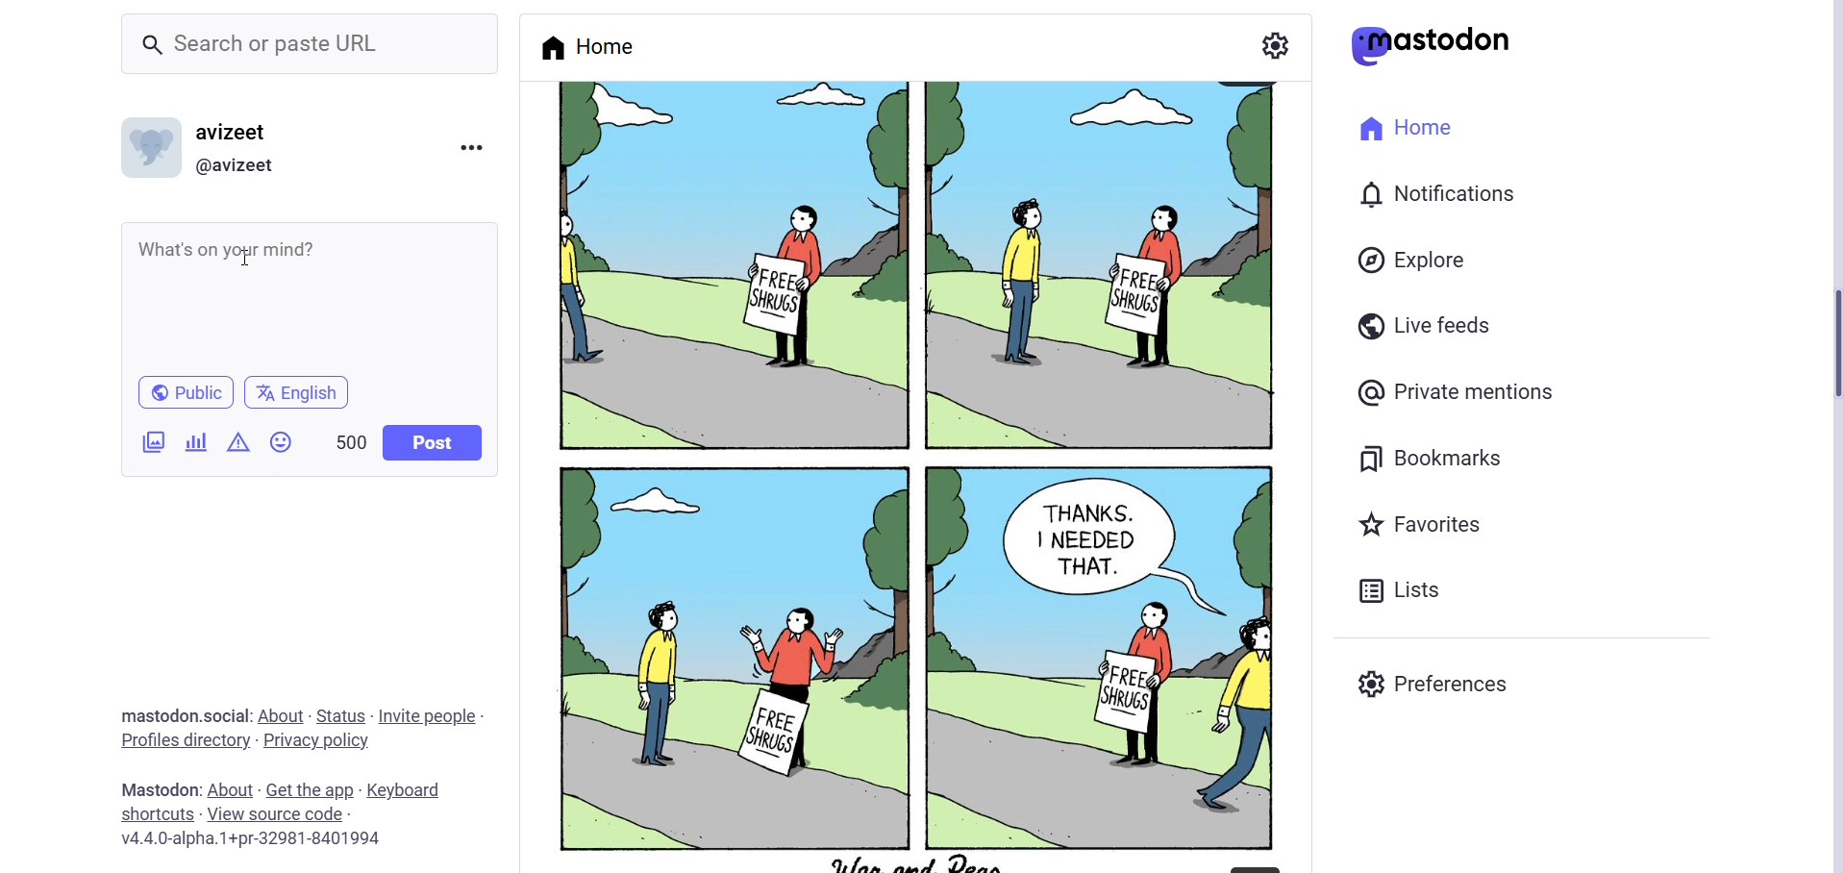 The image size is (1844, 873). What do you see at coordinates (228, 789) in the screenshot?
I see `About` at bounding box center [228, 789].